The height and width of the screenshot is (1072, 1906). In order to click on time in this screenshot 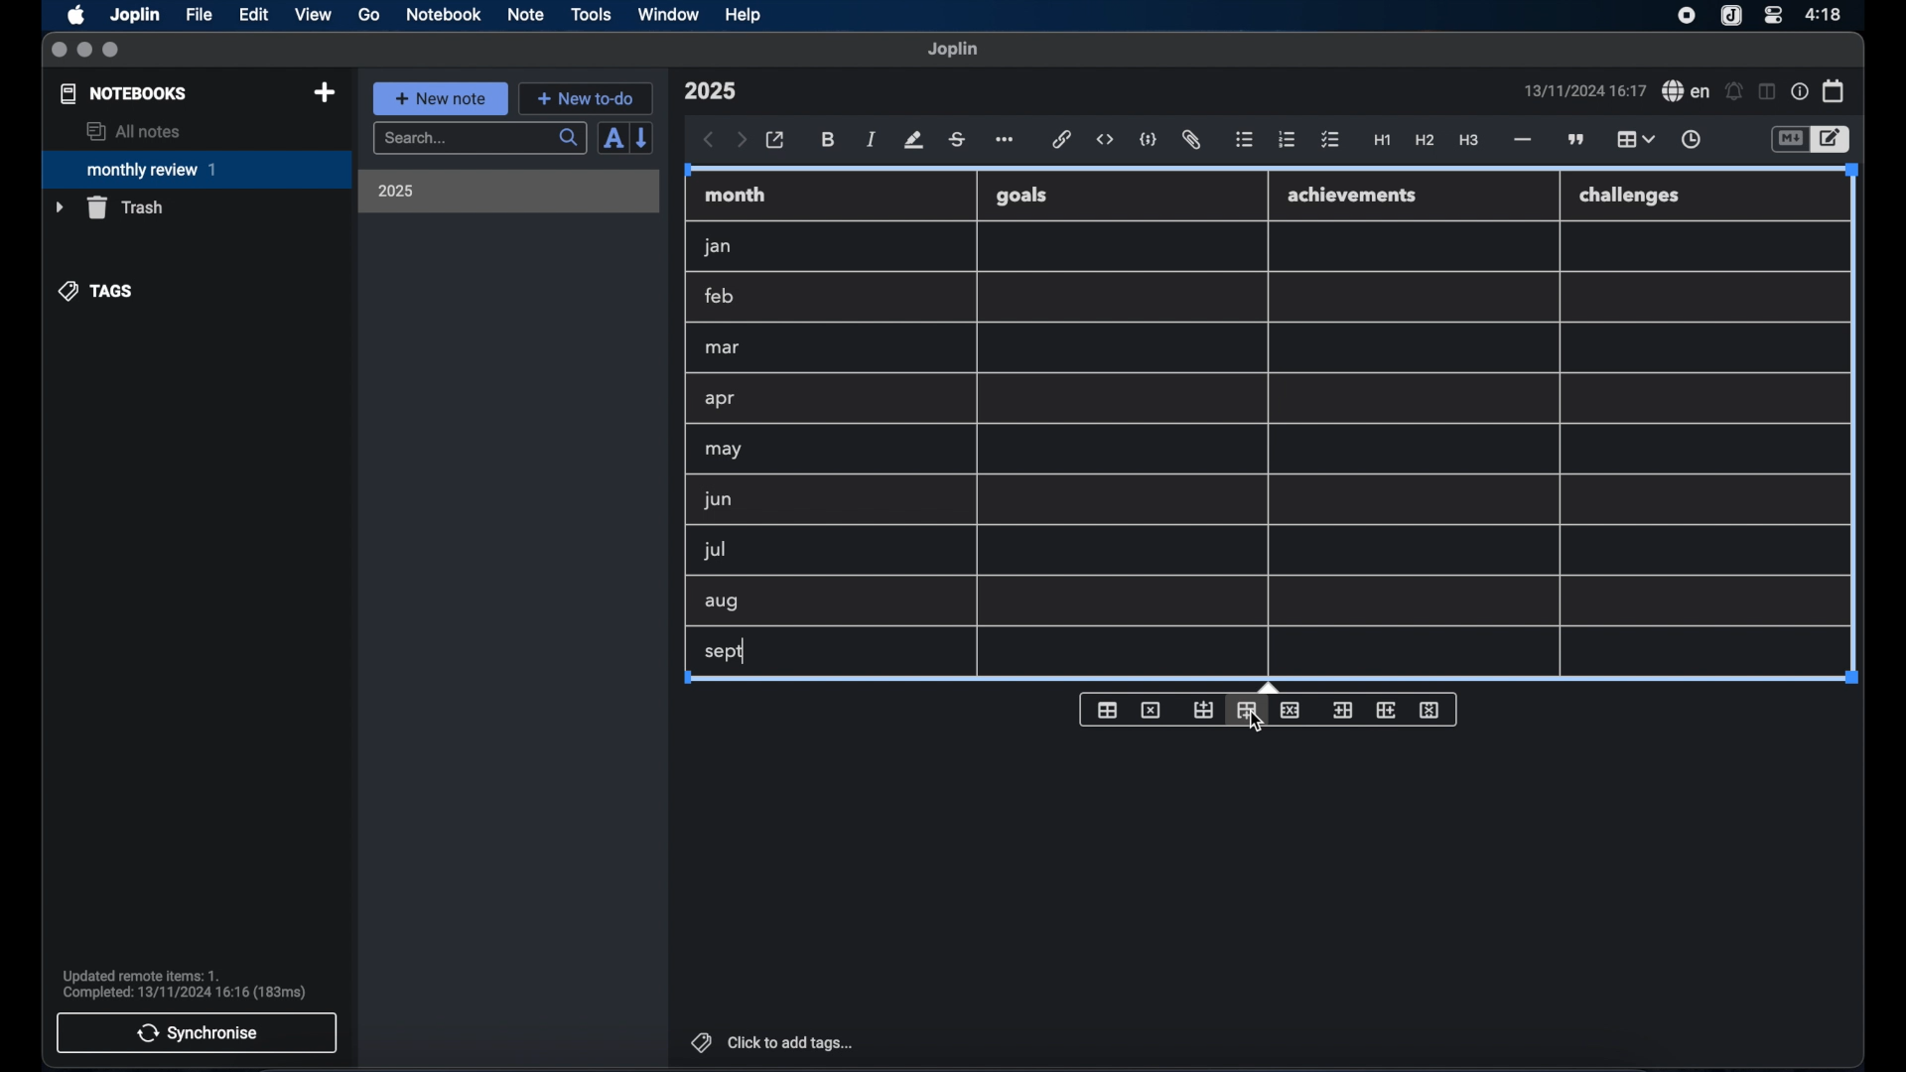, I will do `click(1826, 14)`.